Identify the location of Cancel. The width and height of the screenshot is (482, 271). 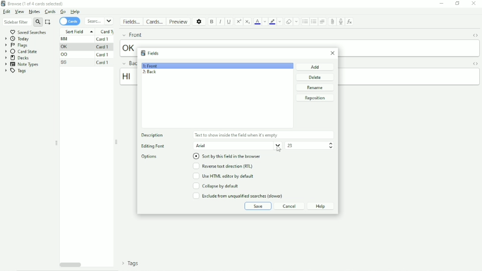
(290, 206).